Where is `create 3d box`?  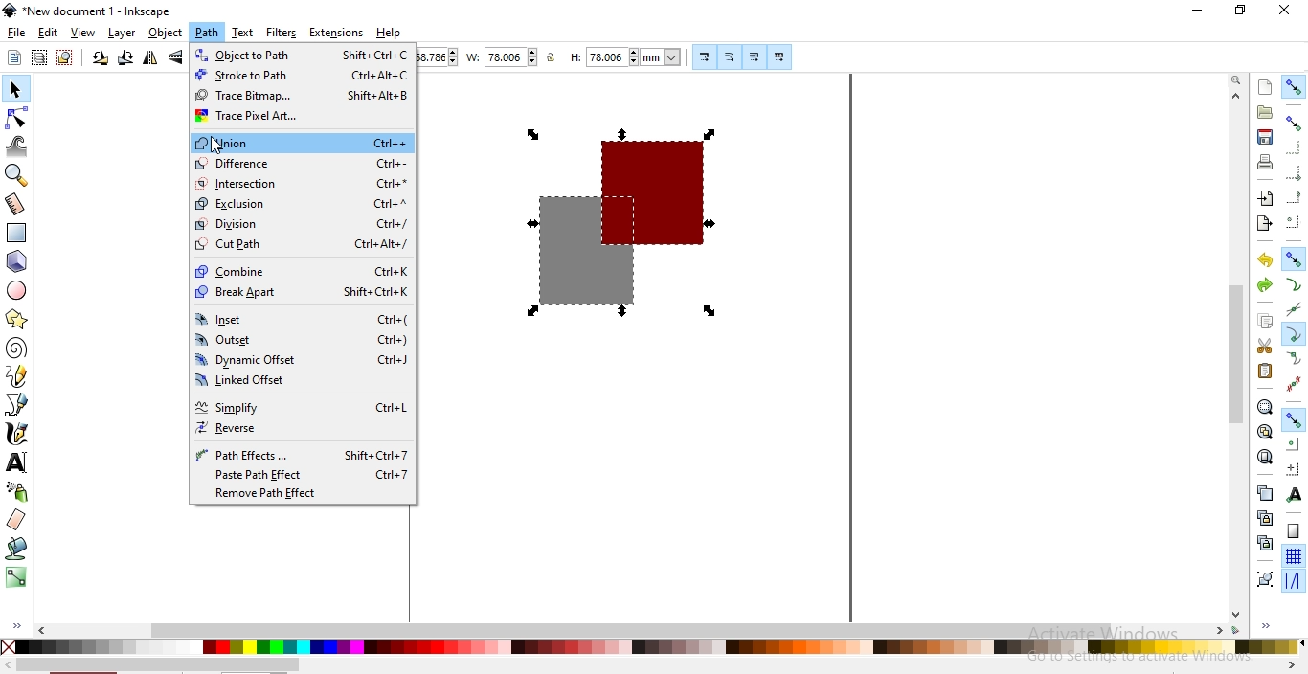
create 3d box is located at coordinates (19, 261).